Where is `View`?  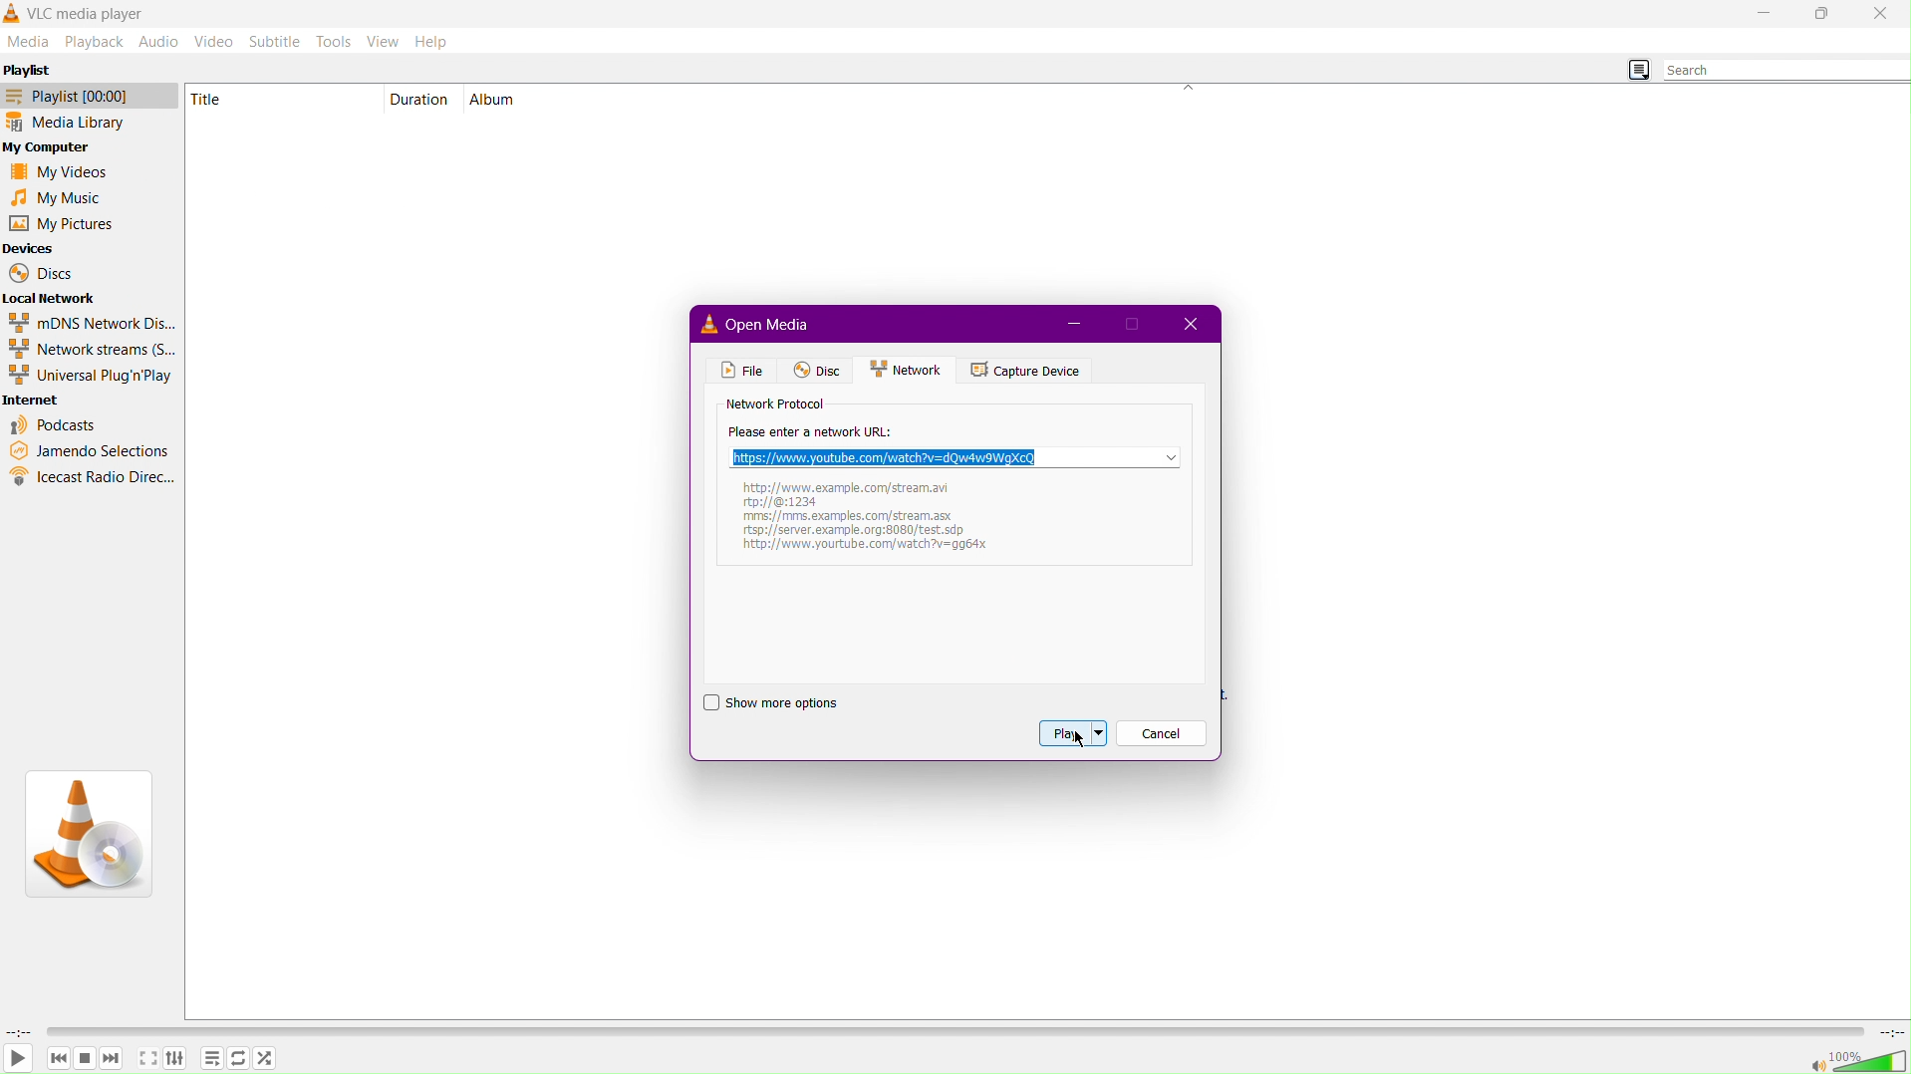
View is located at coordinates (383, 42).